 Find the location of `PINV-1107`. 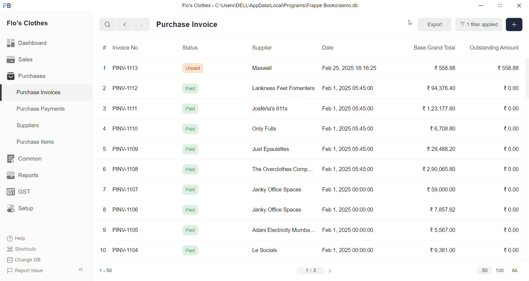

PINV-1107 is located at coordinates (127, 190).